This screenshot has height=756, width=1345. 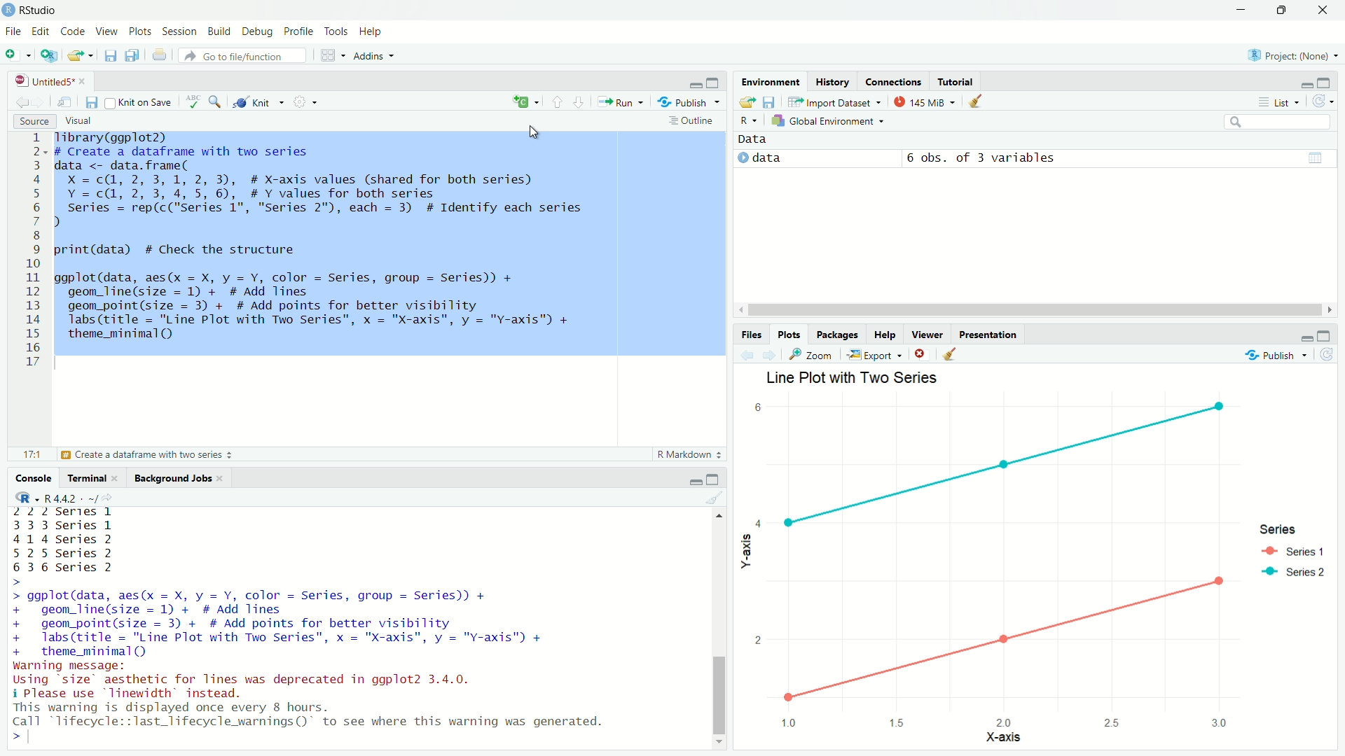 What do you see at coordinates (995, 462) in the screenshot?
I see `Line Graph` at bounding box center [995, 462].